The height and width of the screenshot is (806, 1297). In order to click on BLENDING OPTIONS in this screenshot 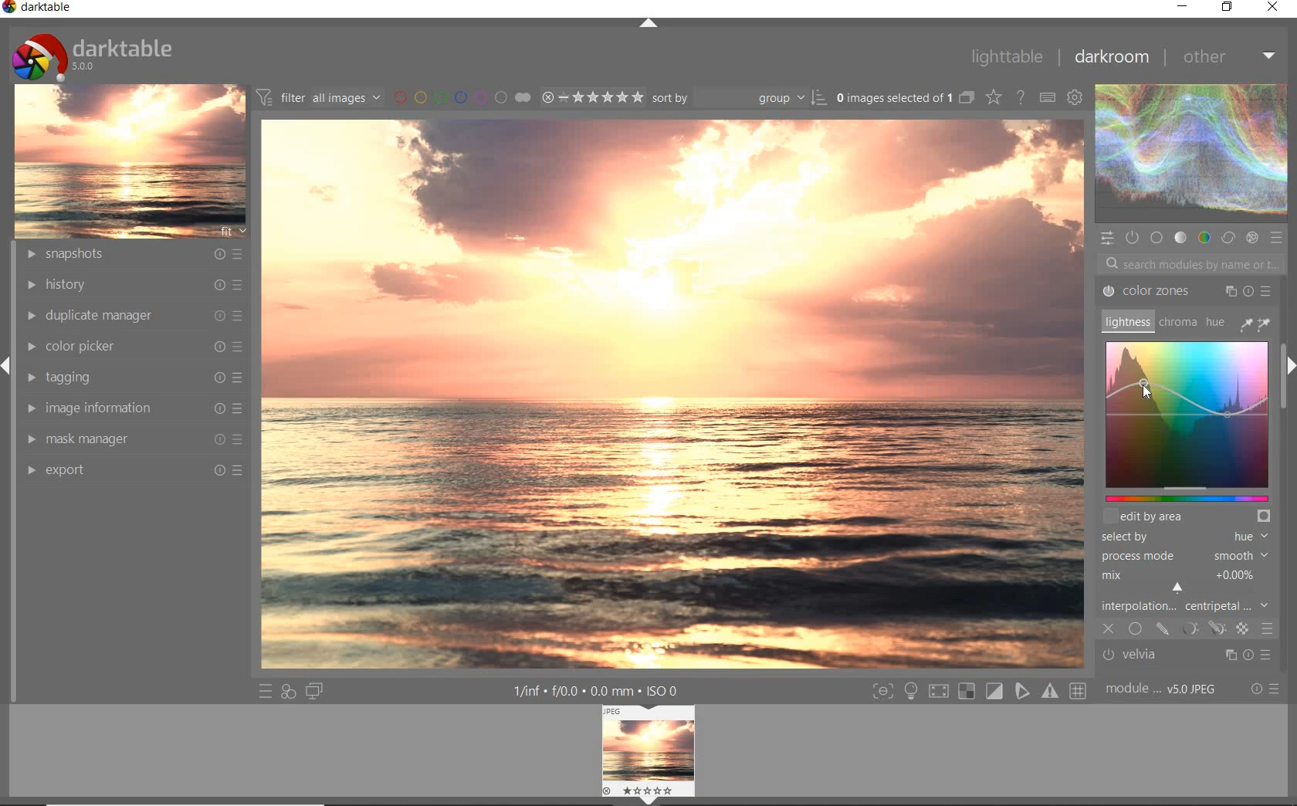, I will do `click(1268, 630)`.